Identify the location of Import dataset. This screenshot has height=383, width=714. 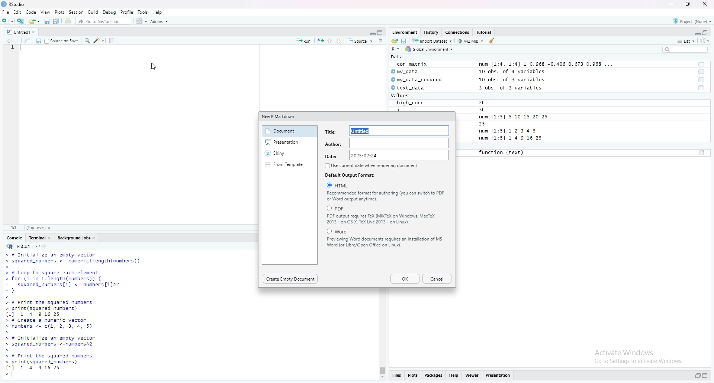
(432, 41).